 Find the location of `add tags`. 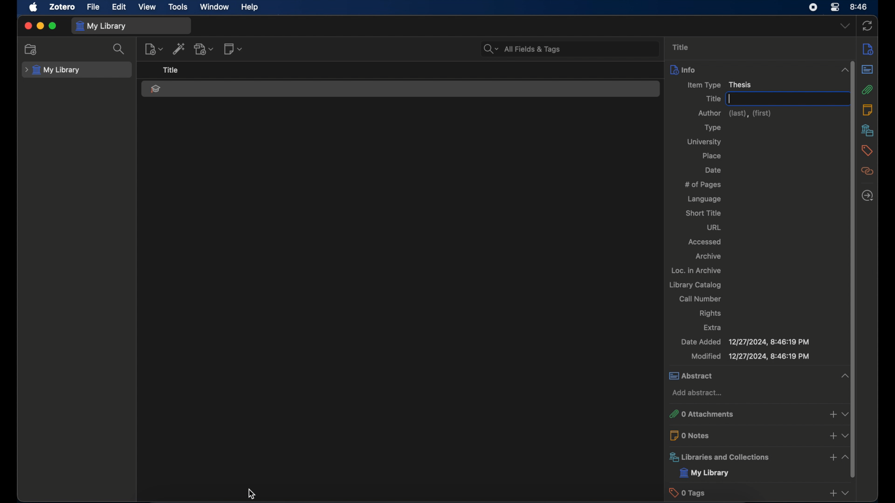

add tags is located at coordinates (832, 494).